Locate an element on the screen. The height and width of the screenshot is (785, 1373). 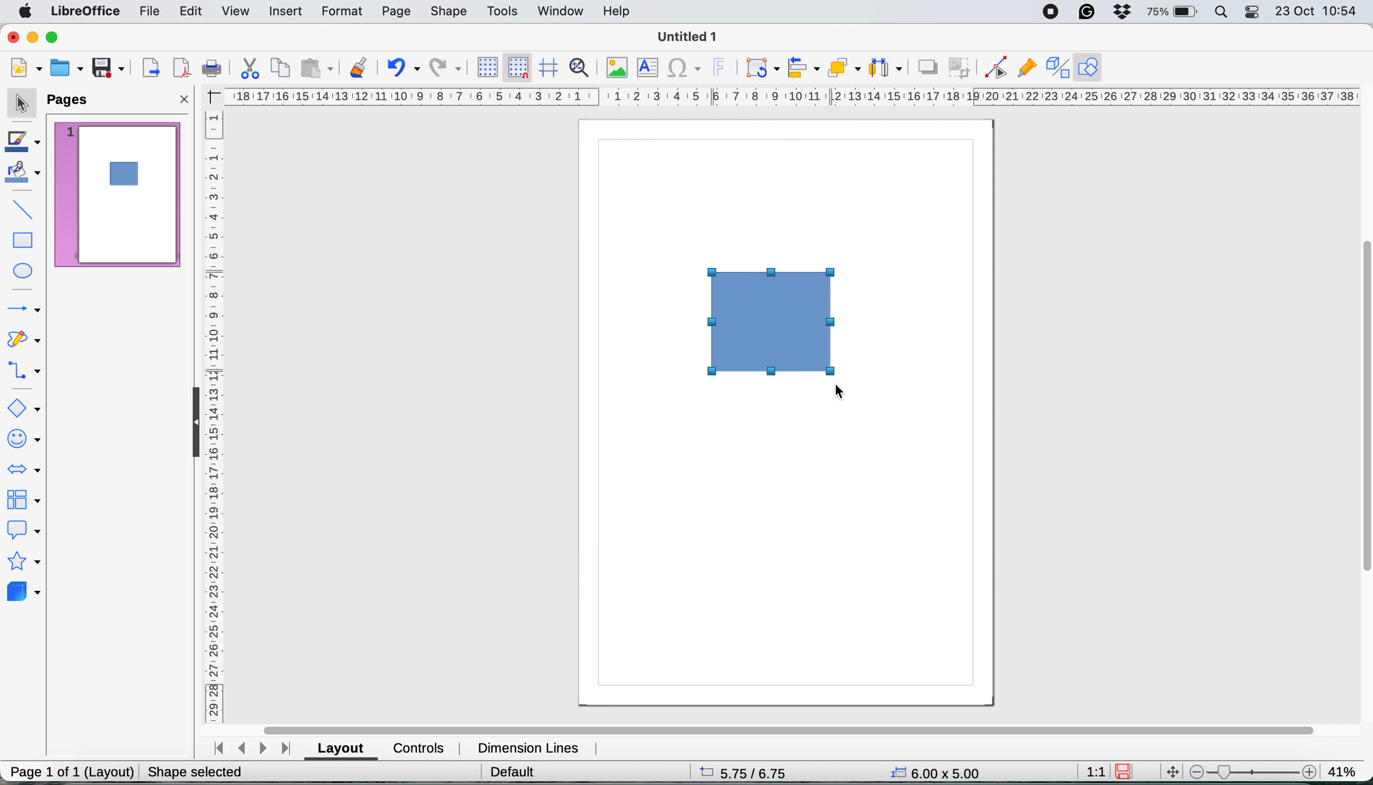
zoom and pan is located at coordinates (585, 67).